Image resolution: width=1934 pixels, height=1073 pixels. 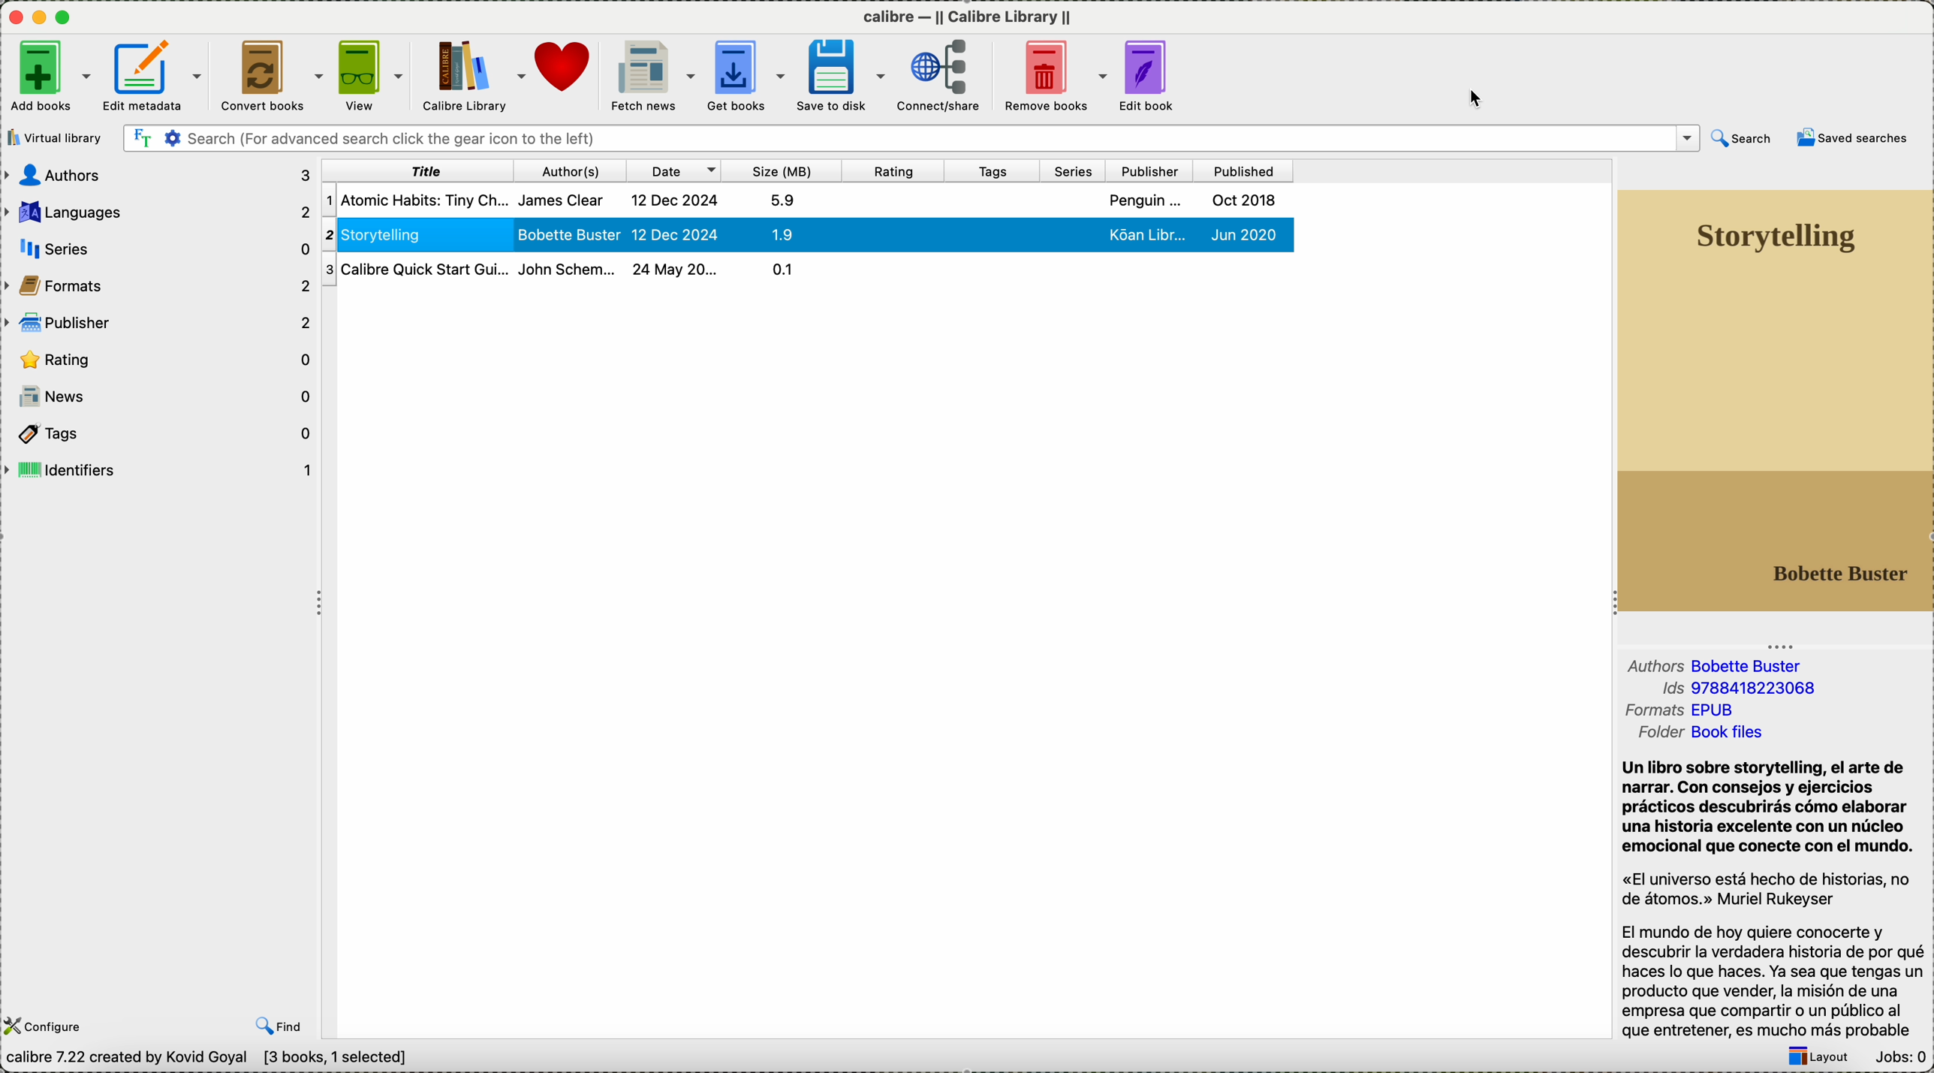 I want to click on calibre library, so click(x=468, y=75).